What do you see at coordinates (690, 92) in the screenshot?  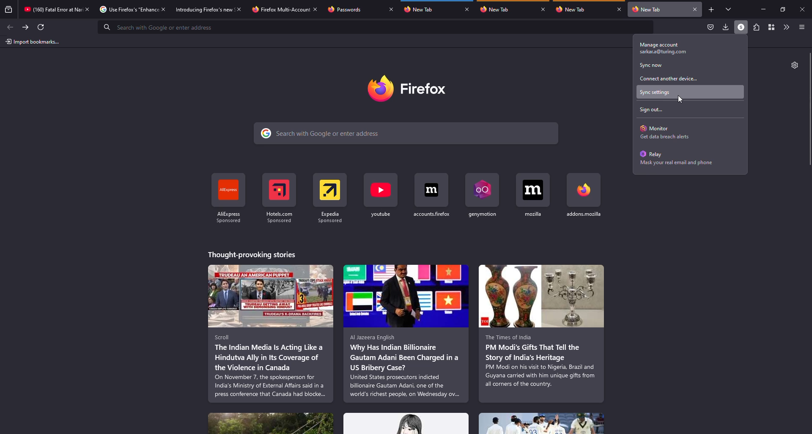 I see `sync settings` at bounding box center [690, 92].